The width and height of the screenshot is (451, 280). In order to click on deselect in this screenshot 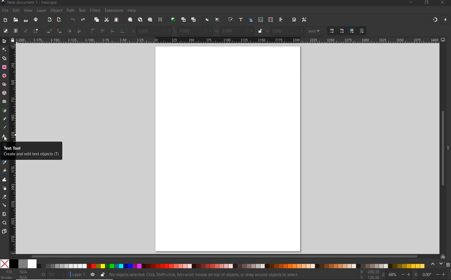, I will do `click(26, 32)`.